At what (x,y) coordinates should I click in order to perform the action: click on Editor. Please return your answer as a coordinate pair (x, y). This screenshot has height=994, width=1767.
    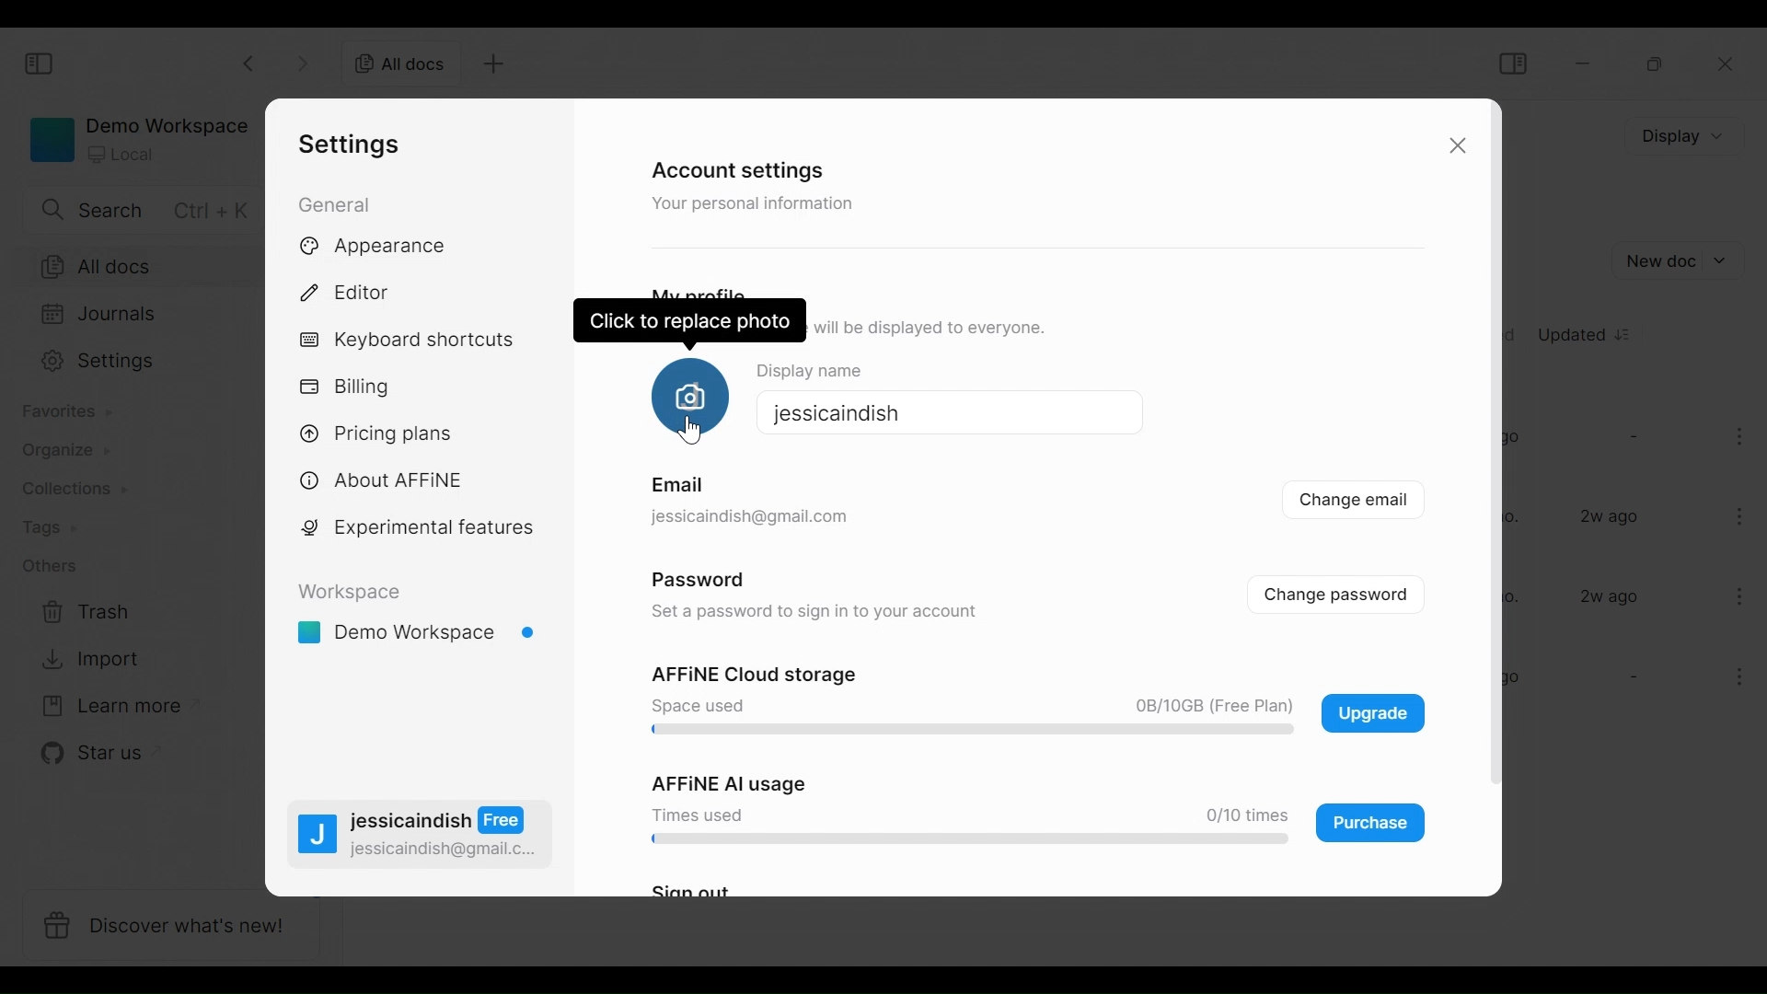
    Looking at the image, I should click on (351, 291).